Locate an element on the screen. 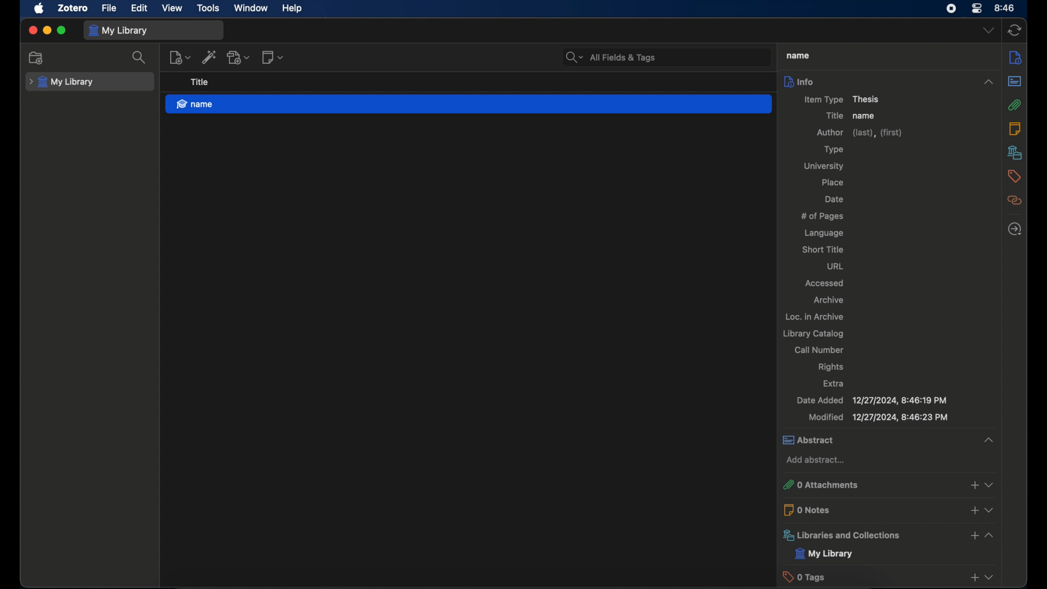 This screenshot has width=1047, height=589. extra is located at coordinates (834, 382).